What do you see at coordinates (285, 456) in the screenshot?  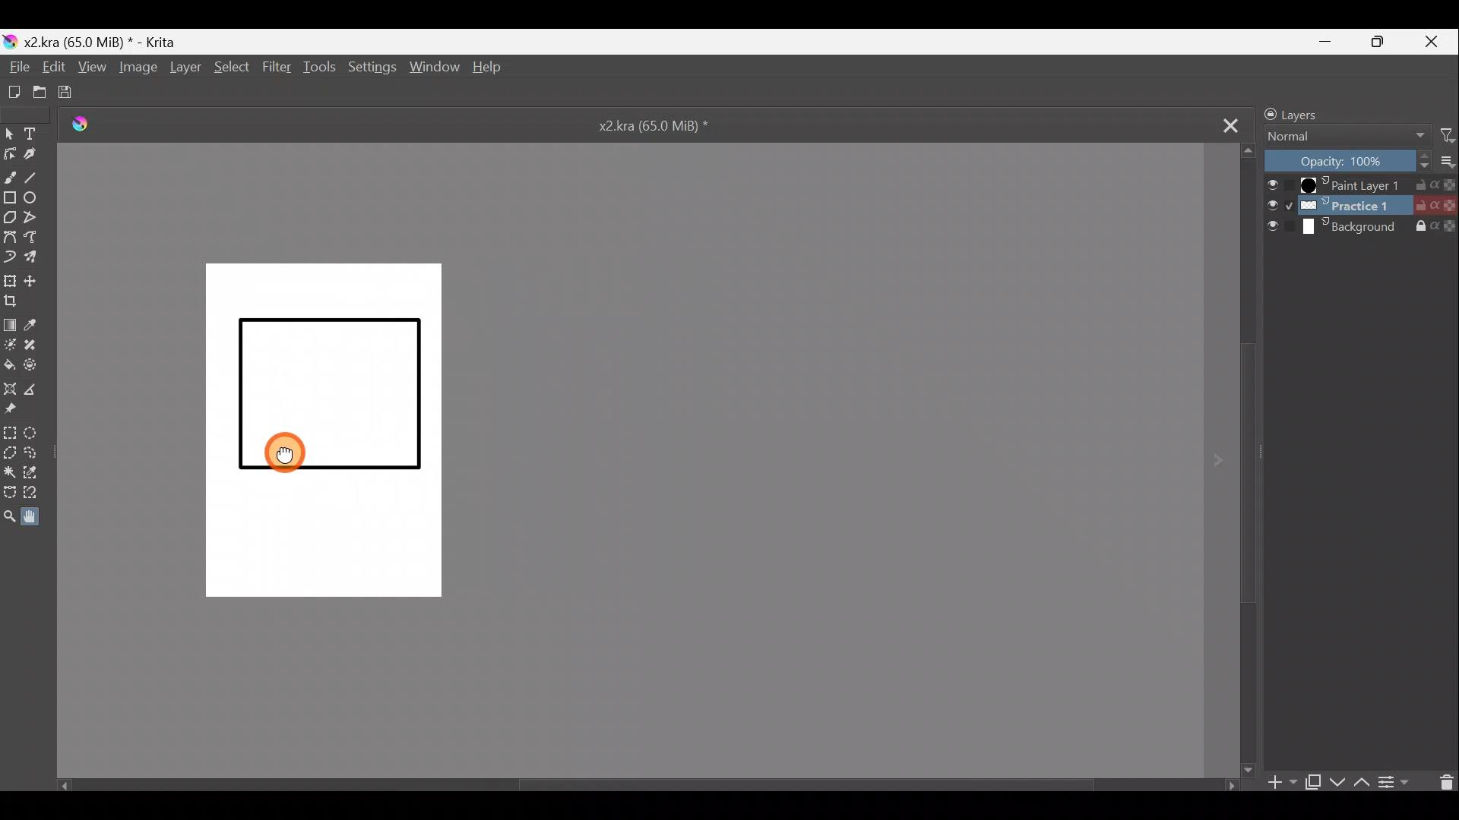 I see `Panning the canvas to the left` at bounding box center [285, 456].